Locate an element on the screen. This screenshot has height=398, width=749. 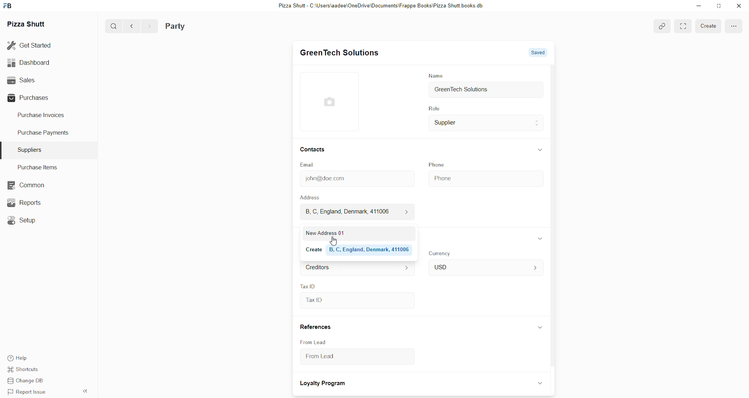
hide is located at coordinates (540, 238).